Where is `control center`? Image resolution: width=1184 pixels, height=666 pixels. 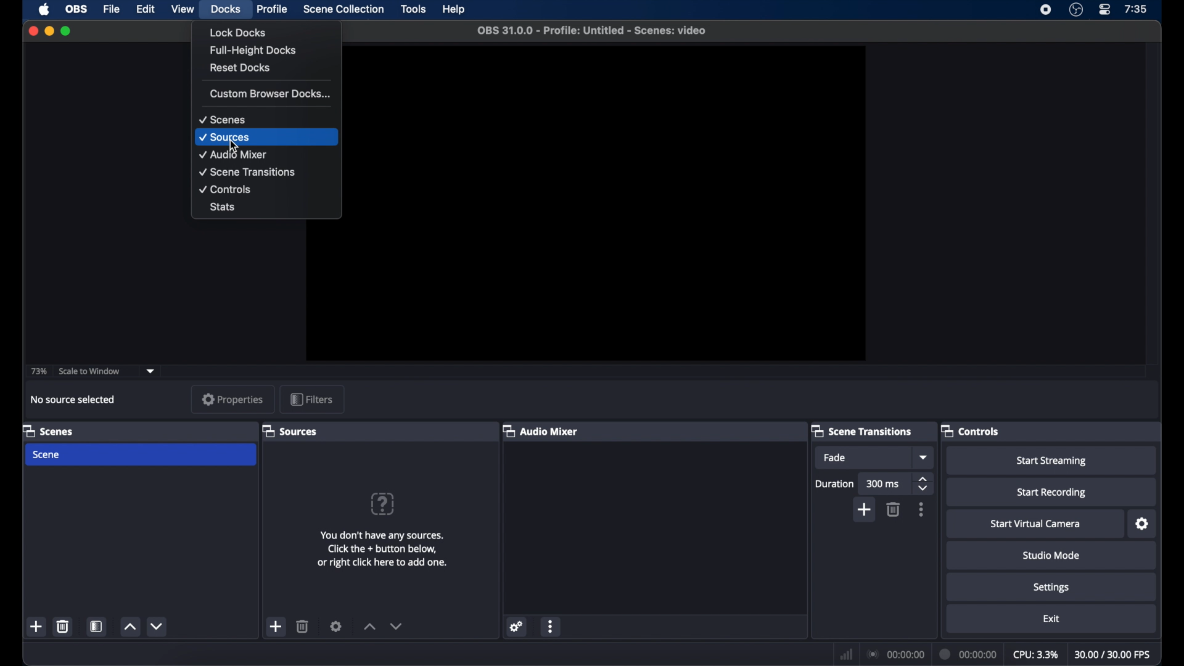 control center is located at coordinates (1104, 10).